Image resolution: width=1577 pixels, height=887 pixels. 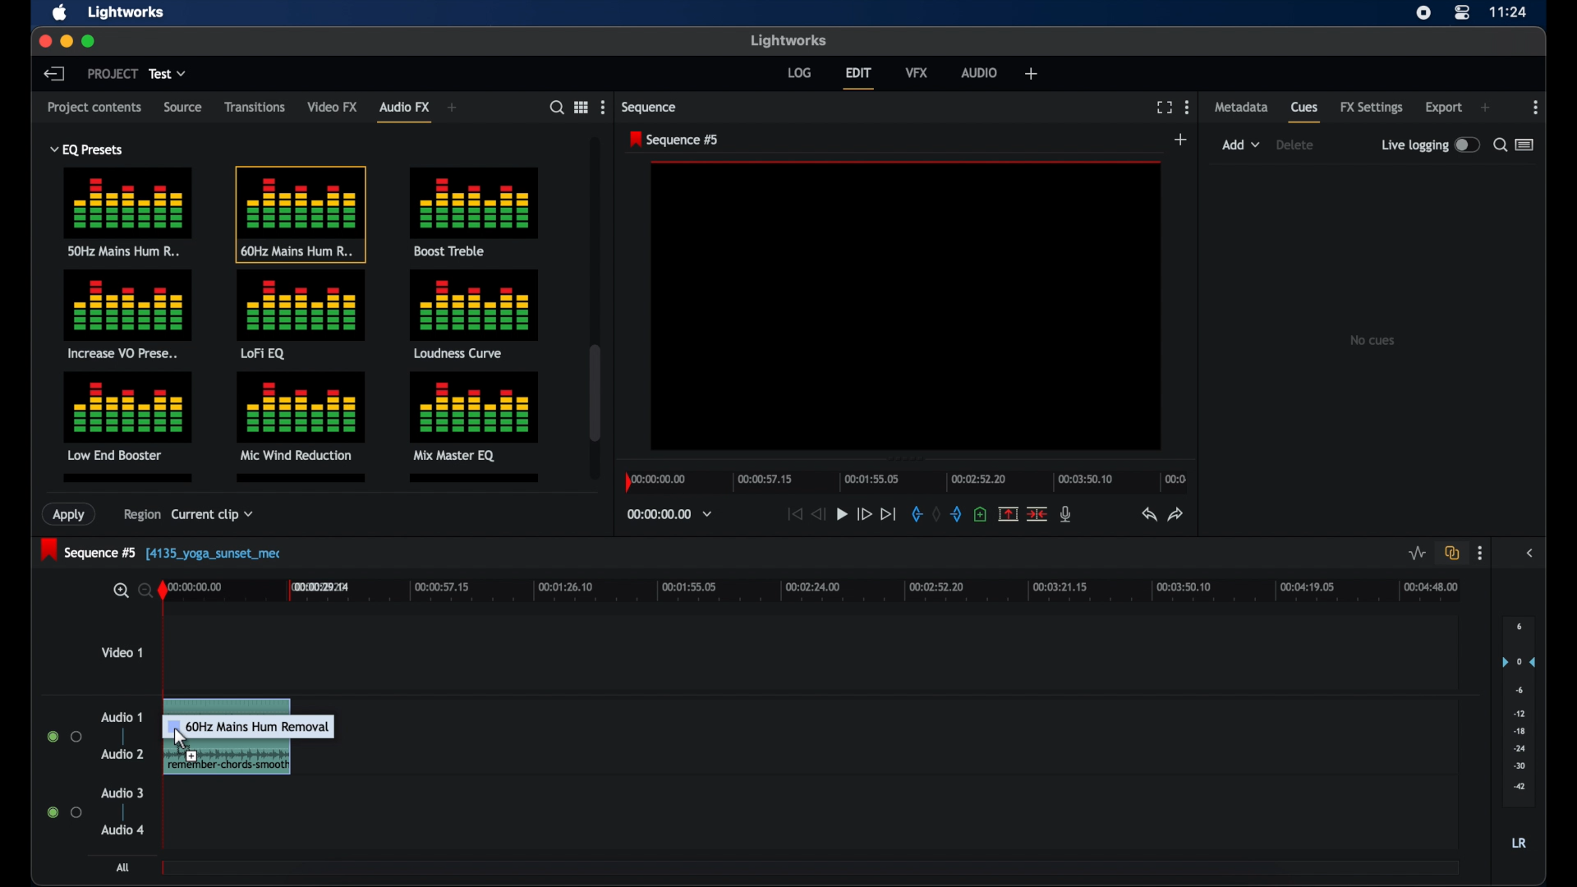 I want to click on edit, so click(x=858, y=78).